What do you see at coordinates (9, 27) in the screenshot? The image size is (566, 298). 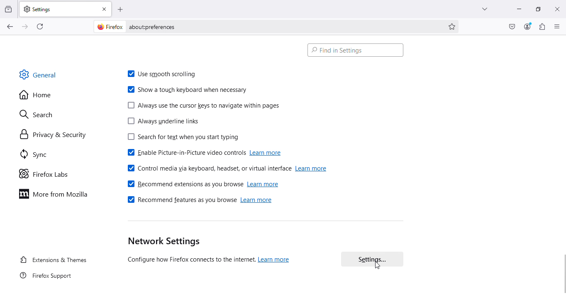 I see `Go back one page` at bounding box center [9, 27].